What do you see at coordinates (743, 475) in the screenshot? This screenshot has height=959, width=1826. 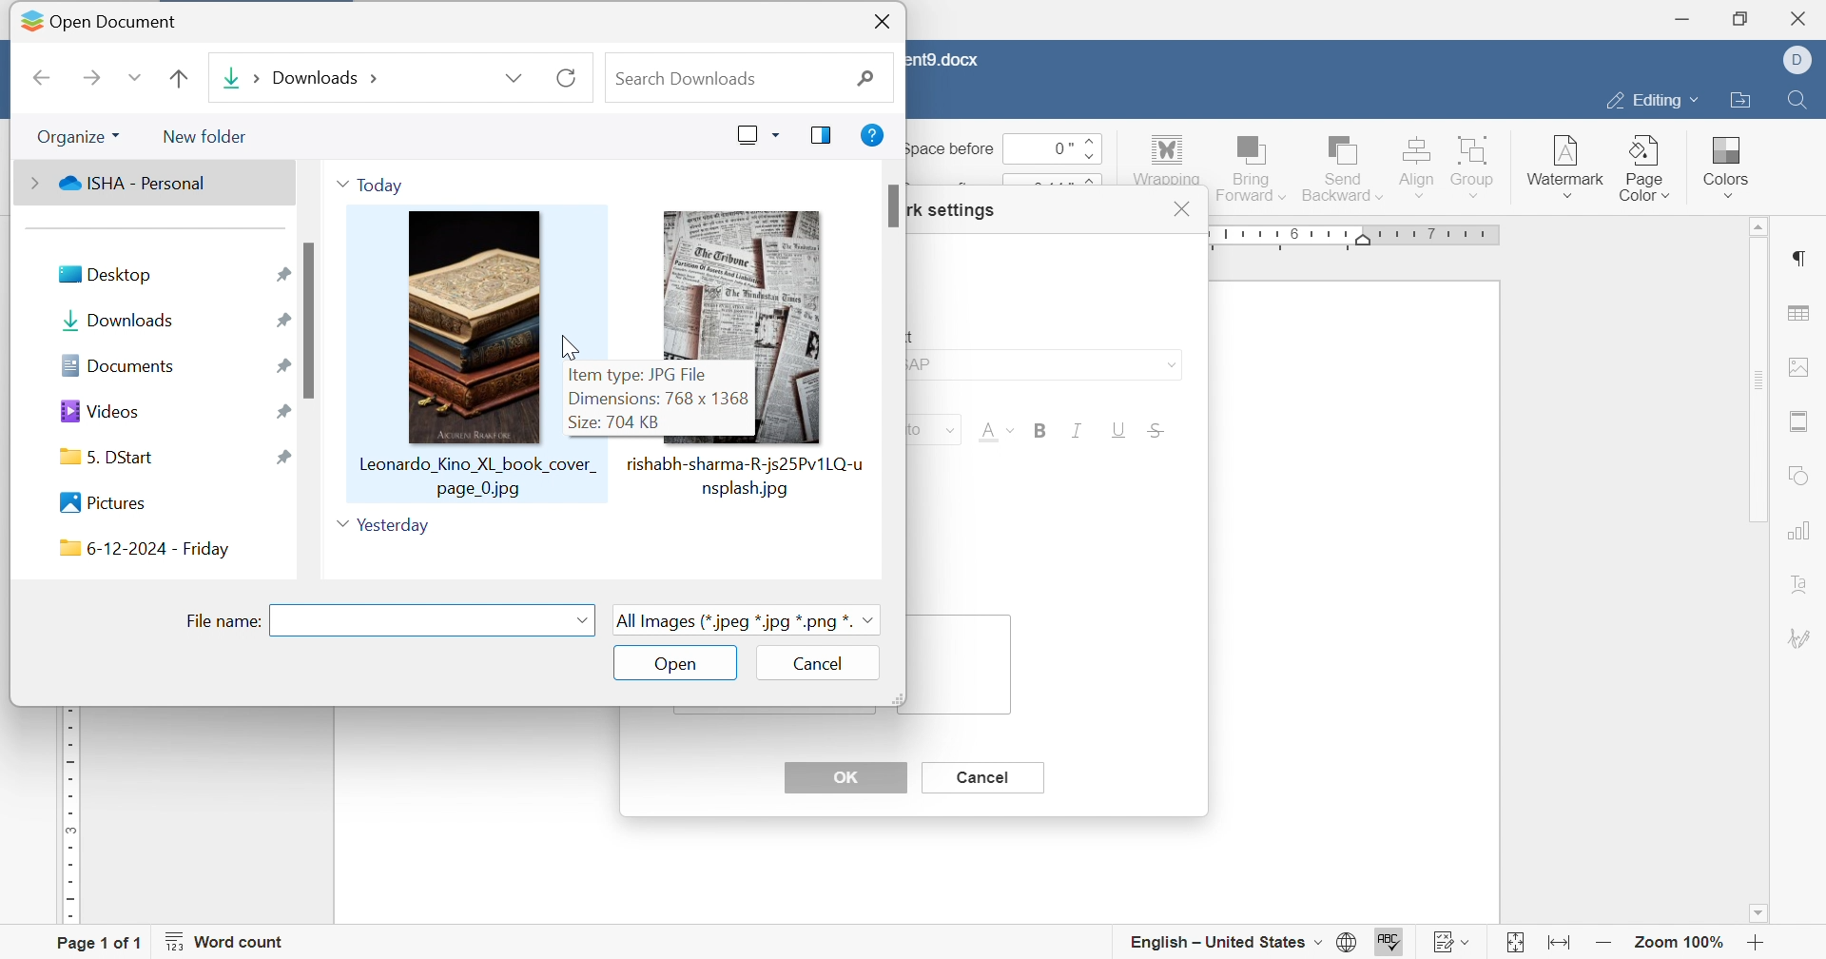 I see `image name` at bounding box center [743, 475].